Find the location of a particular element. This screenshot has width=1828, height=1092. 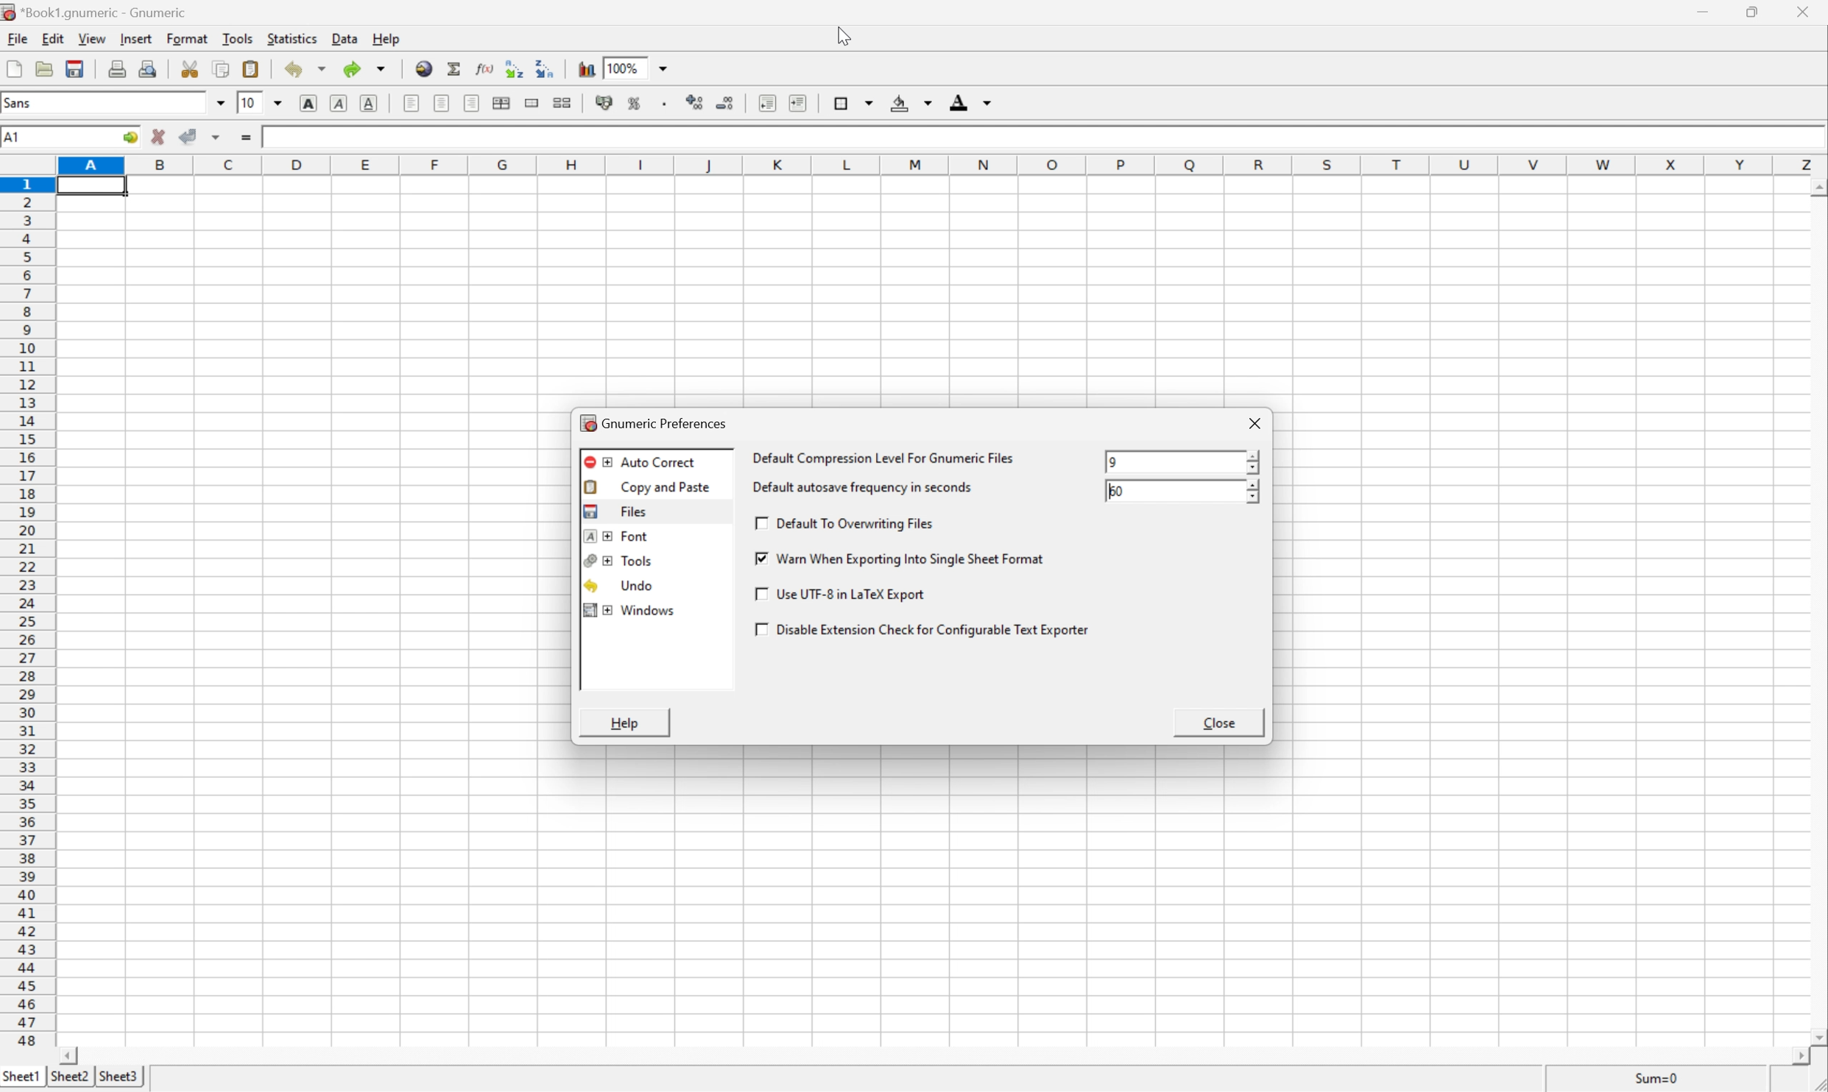

borders is located at coordinates (853, 102).